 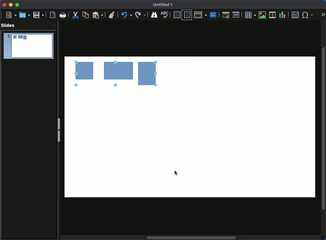 What do you see at coordinates (226, 15) in the screenshot?
I see `Start from first slide` at bounding box center [226, 15].